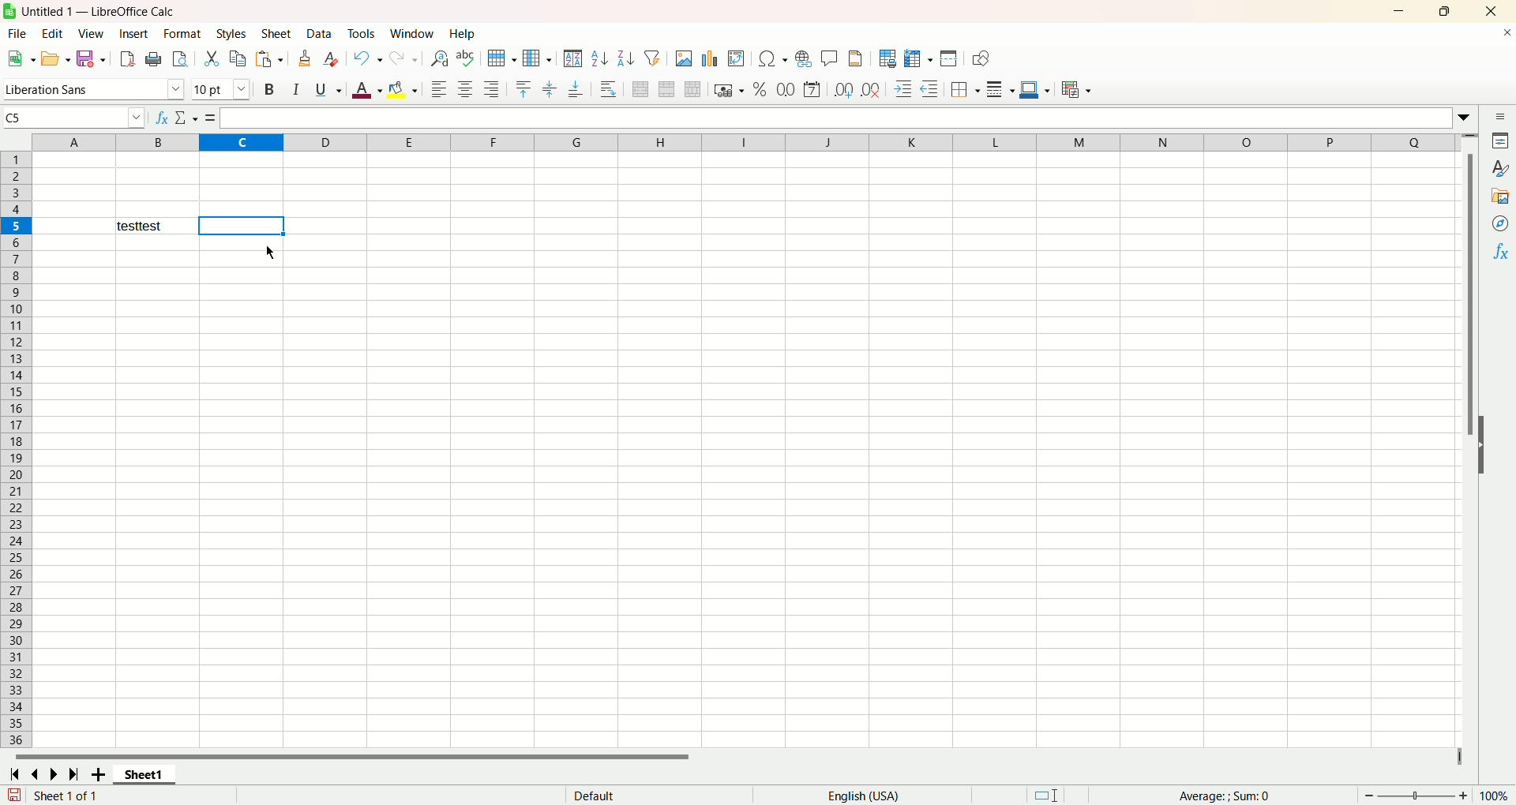 The image size is (1516, 805). What do you see at coordinates (728, 92) in the screenshot?
I see `format as currency` at bounding box center [728, 92].